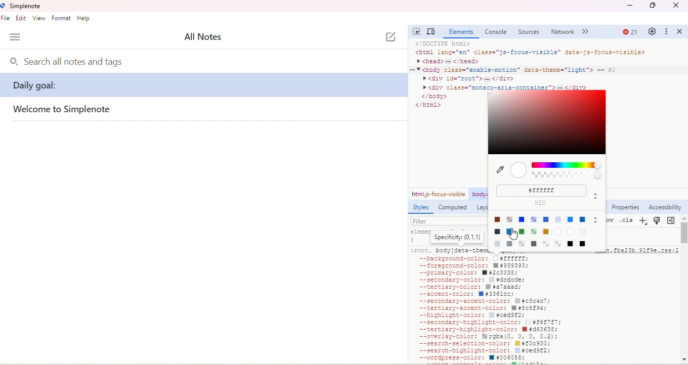  What do you see at coordinates (485, 323) in the screenshot?
I see `secondary highlight color` at bounding box center [485, 323].